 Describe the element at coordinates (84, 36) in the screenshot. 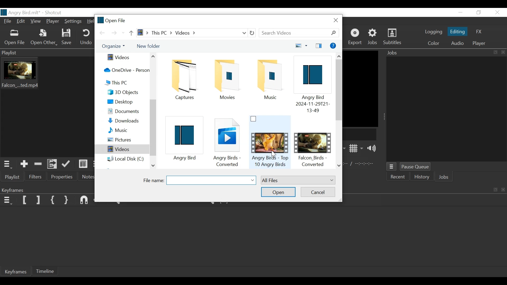

I see `Undo` at that location.